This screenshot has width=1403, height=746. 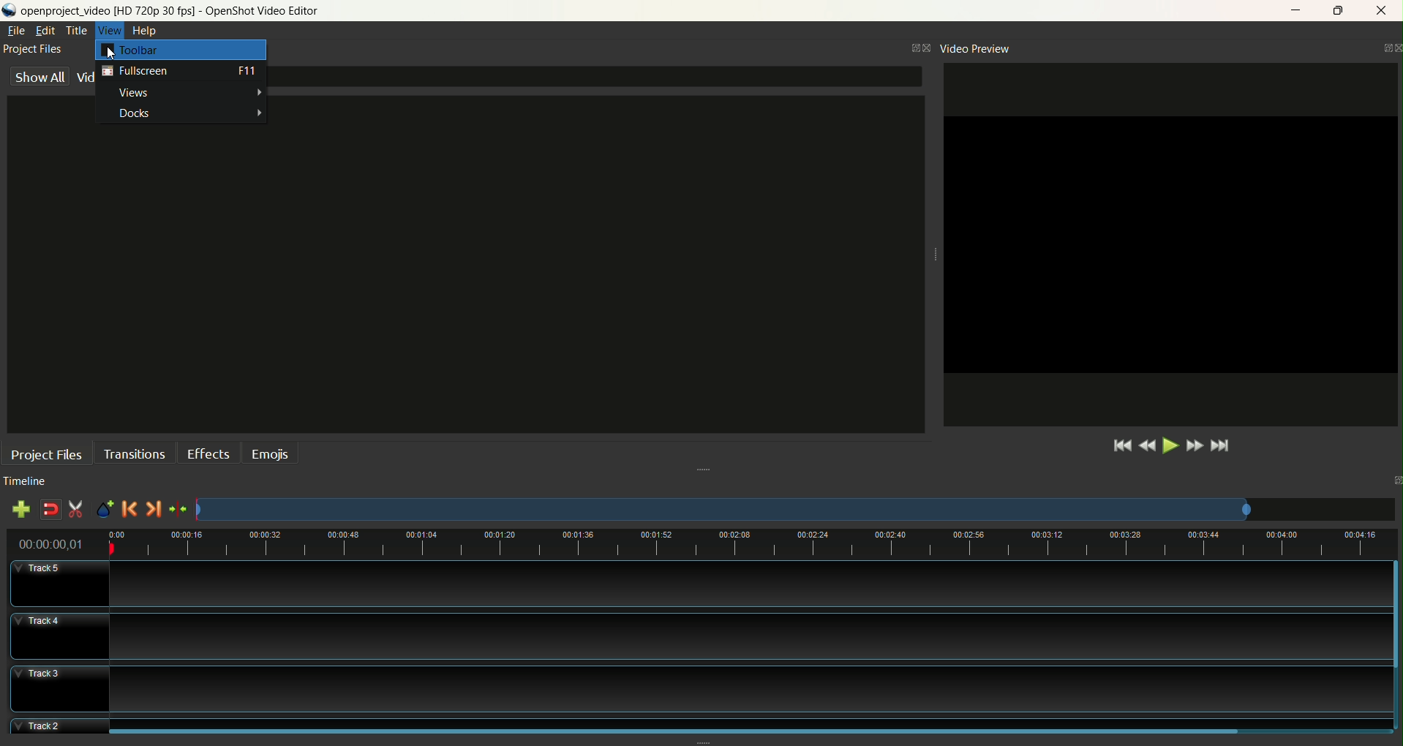 I want to click on view, so click(x=110, y=30).